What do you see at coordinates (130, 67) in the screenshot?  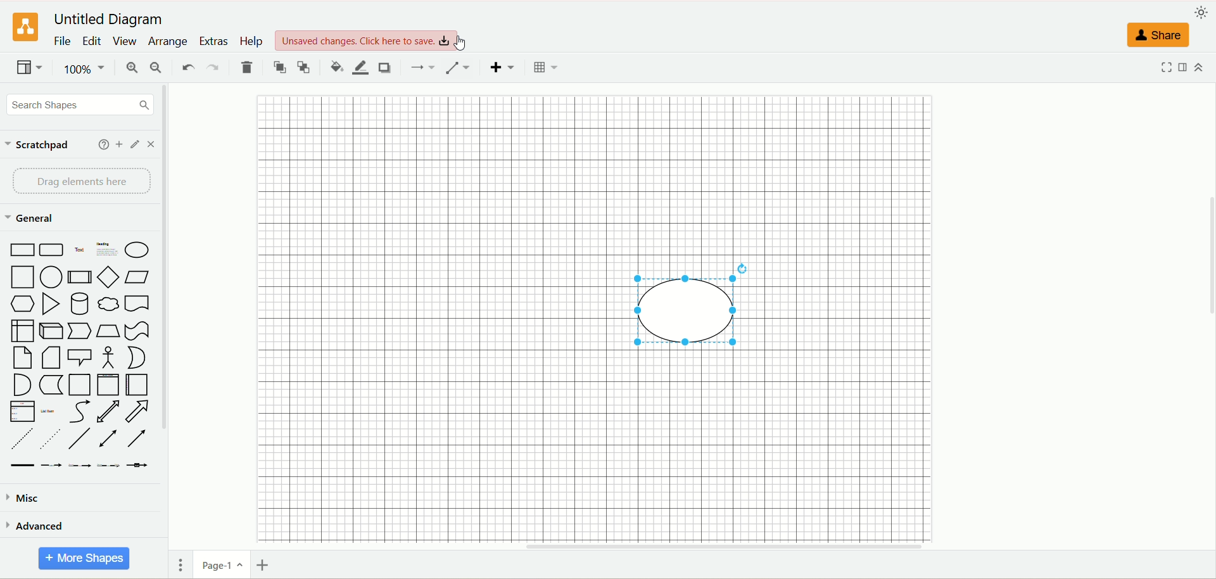 I see `zoom in` at bounding box center [130, 67].